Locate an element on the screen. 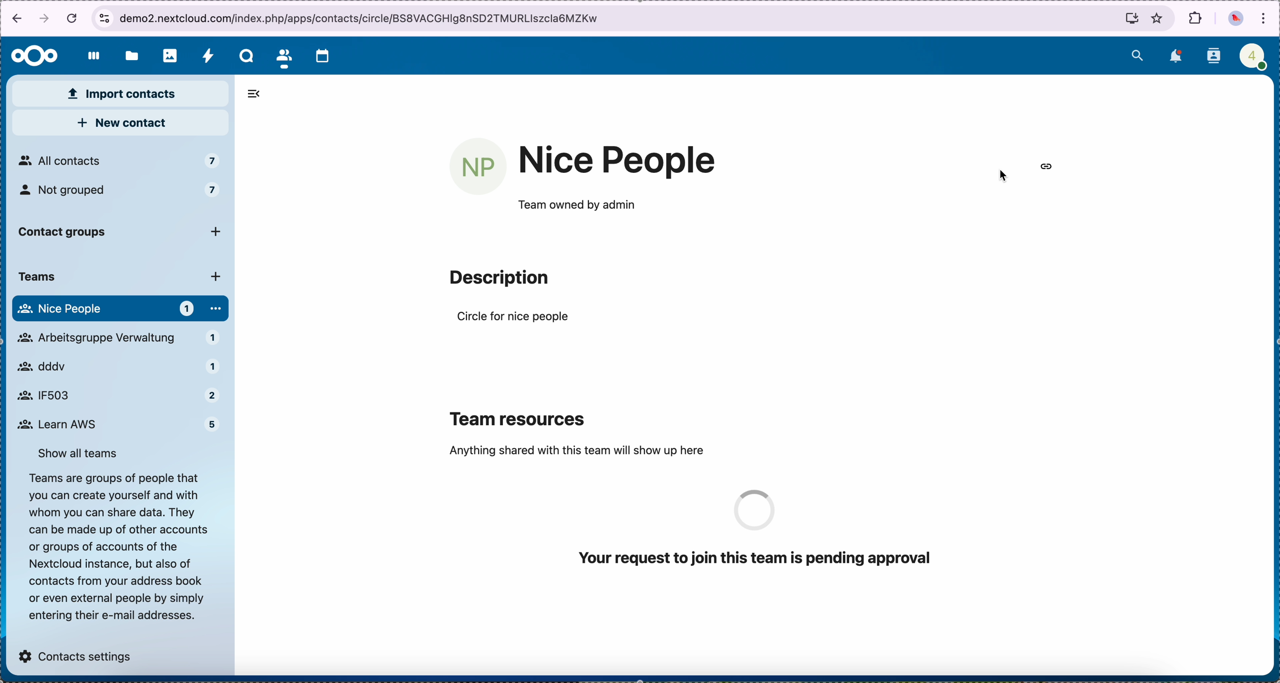  search is located at coordinates (1138, 54).